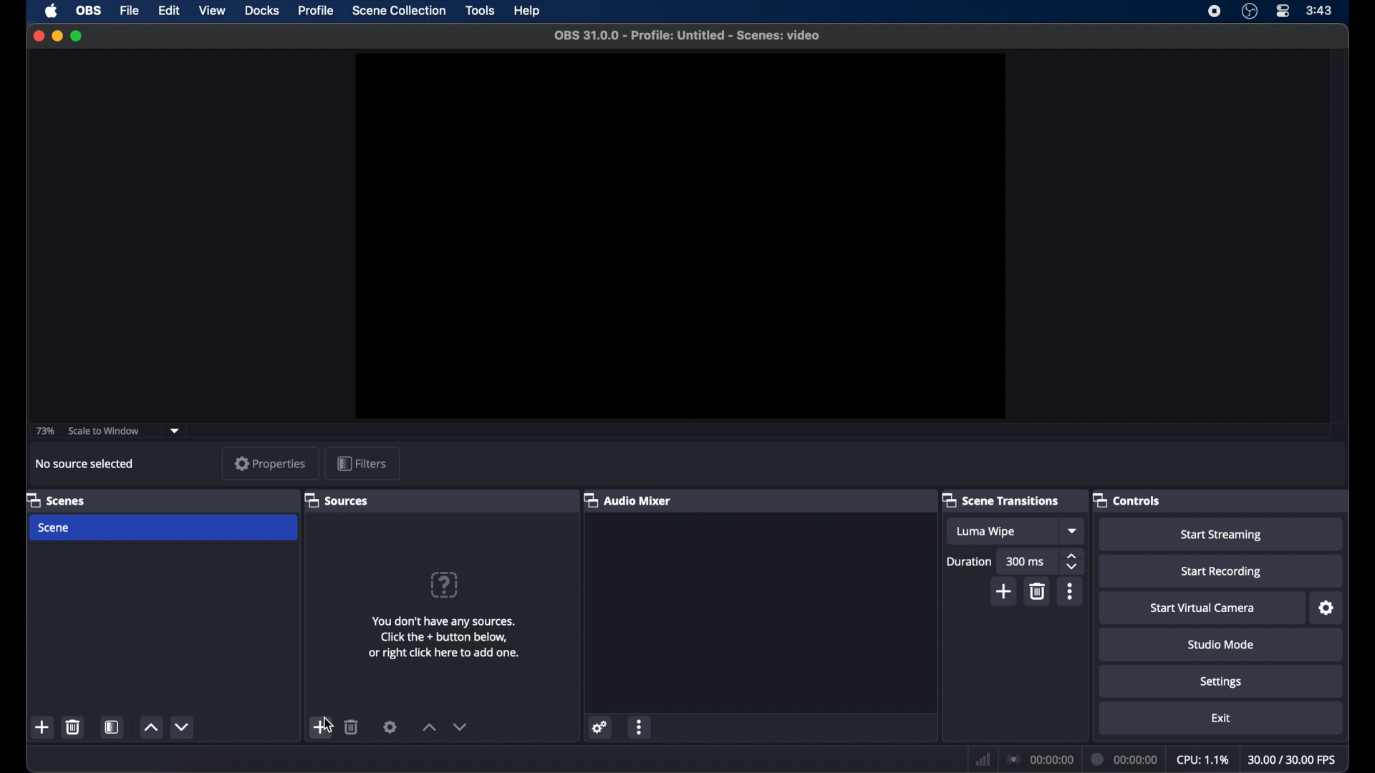 The height and width of the screenshot is (773, 1375). Describe the element at coordinates (1221, 572) in the screenshot. I see `start recording` at that location.